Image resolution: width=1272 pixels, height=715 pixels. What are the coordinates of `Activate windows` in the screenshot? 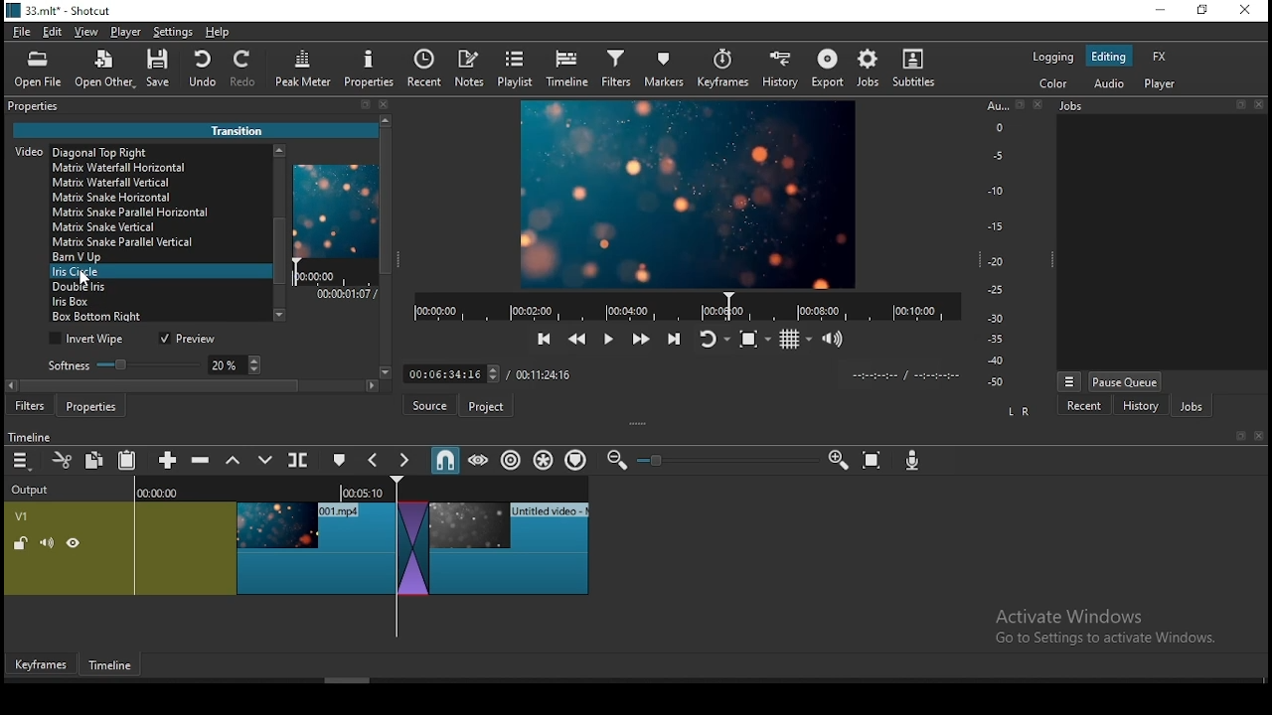 It's located at (1115, 626).